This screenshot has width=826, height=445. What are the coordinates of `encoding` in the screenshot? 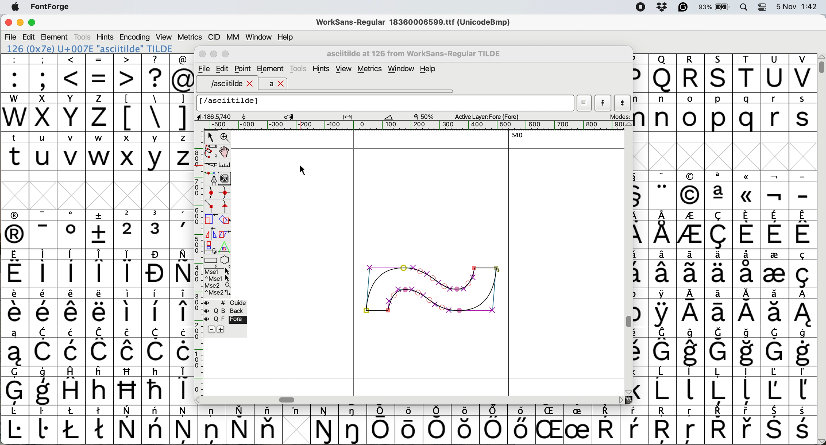 It's located at (135, 37).